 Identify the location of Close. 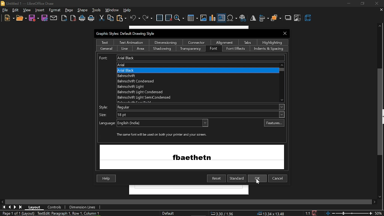
(285, 33).